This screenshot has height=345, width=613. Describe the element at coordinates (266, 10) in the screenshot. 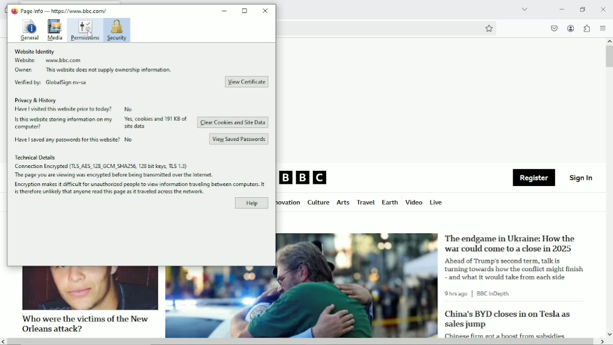

I see `close` at that location.